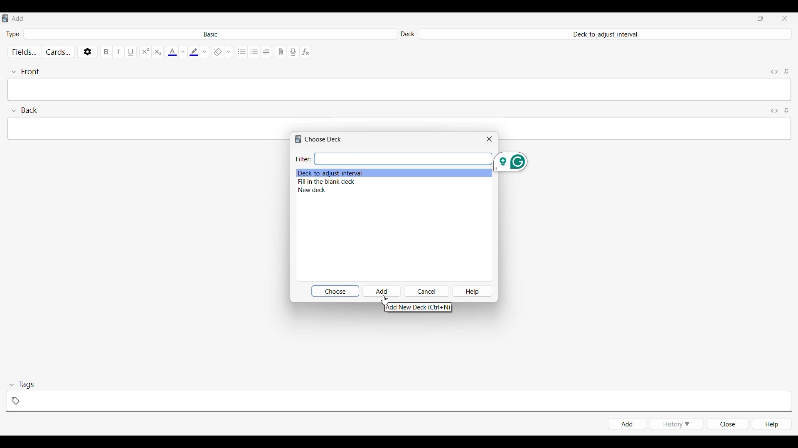 The image size is (798, 448). Describe the element at coordinates (266, 52) in the screenshot. I see `Alignment` at that location.